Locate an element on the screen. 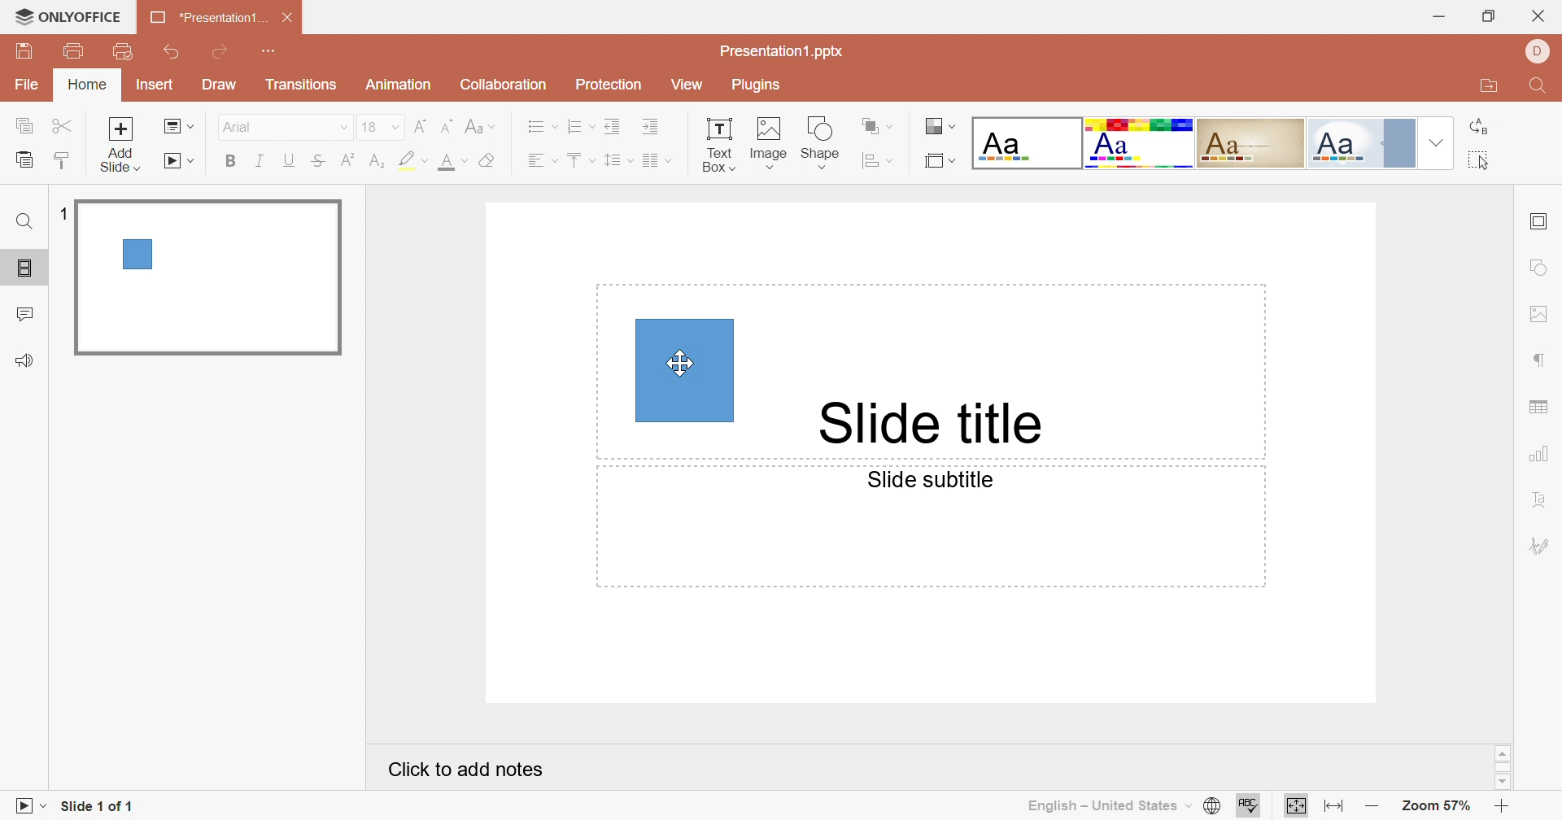  Find is located at coordinates (24, 225).